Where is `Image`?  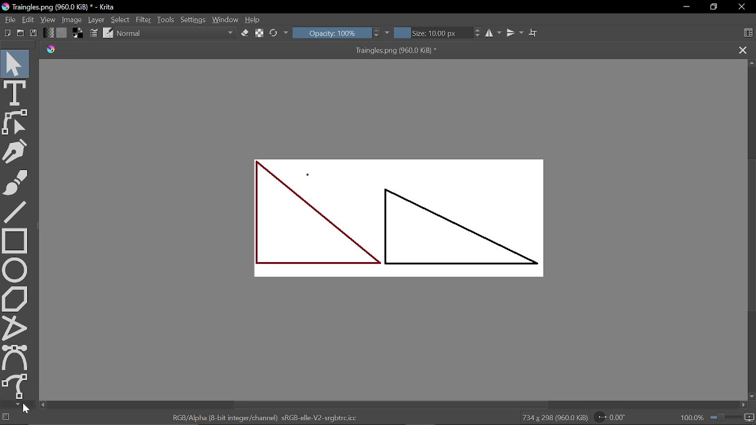
Image is located at coordinates (71, 19).